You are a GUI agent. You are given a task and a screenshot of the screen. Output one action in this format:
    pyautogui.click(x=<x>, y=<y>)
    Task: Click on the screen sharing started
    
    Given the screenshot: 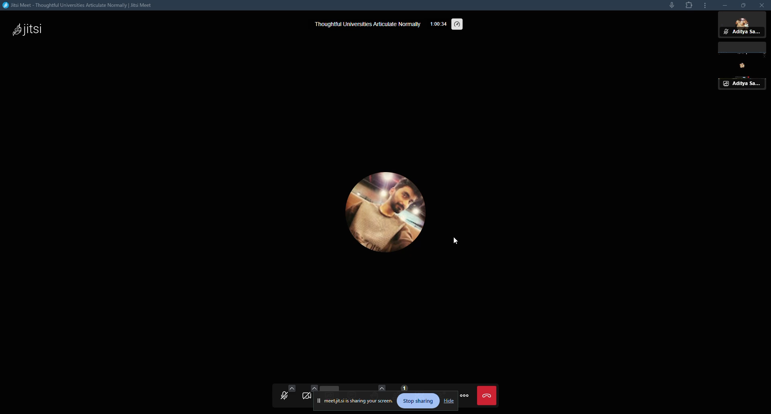 What is the action you would take?
    pyautogui.click(x=357, y=400)
    